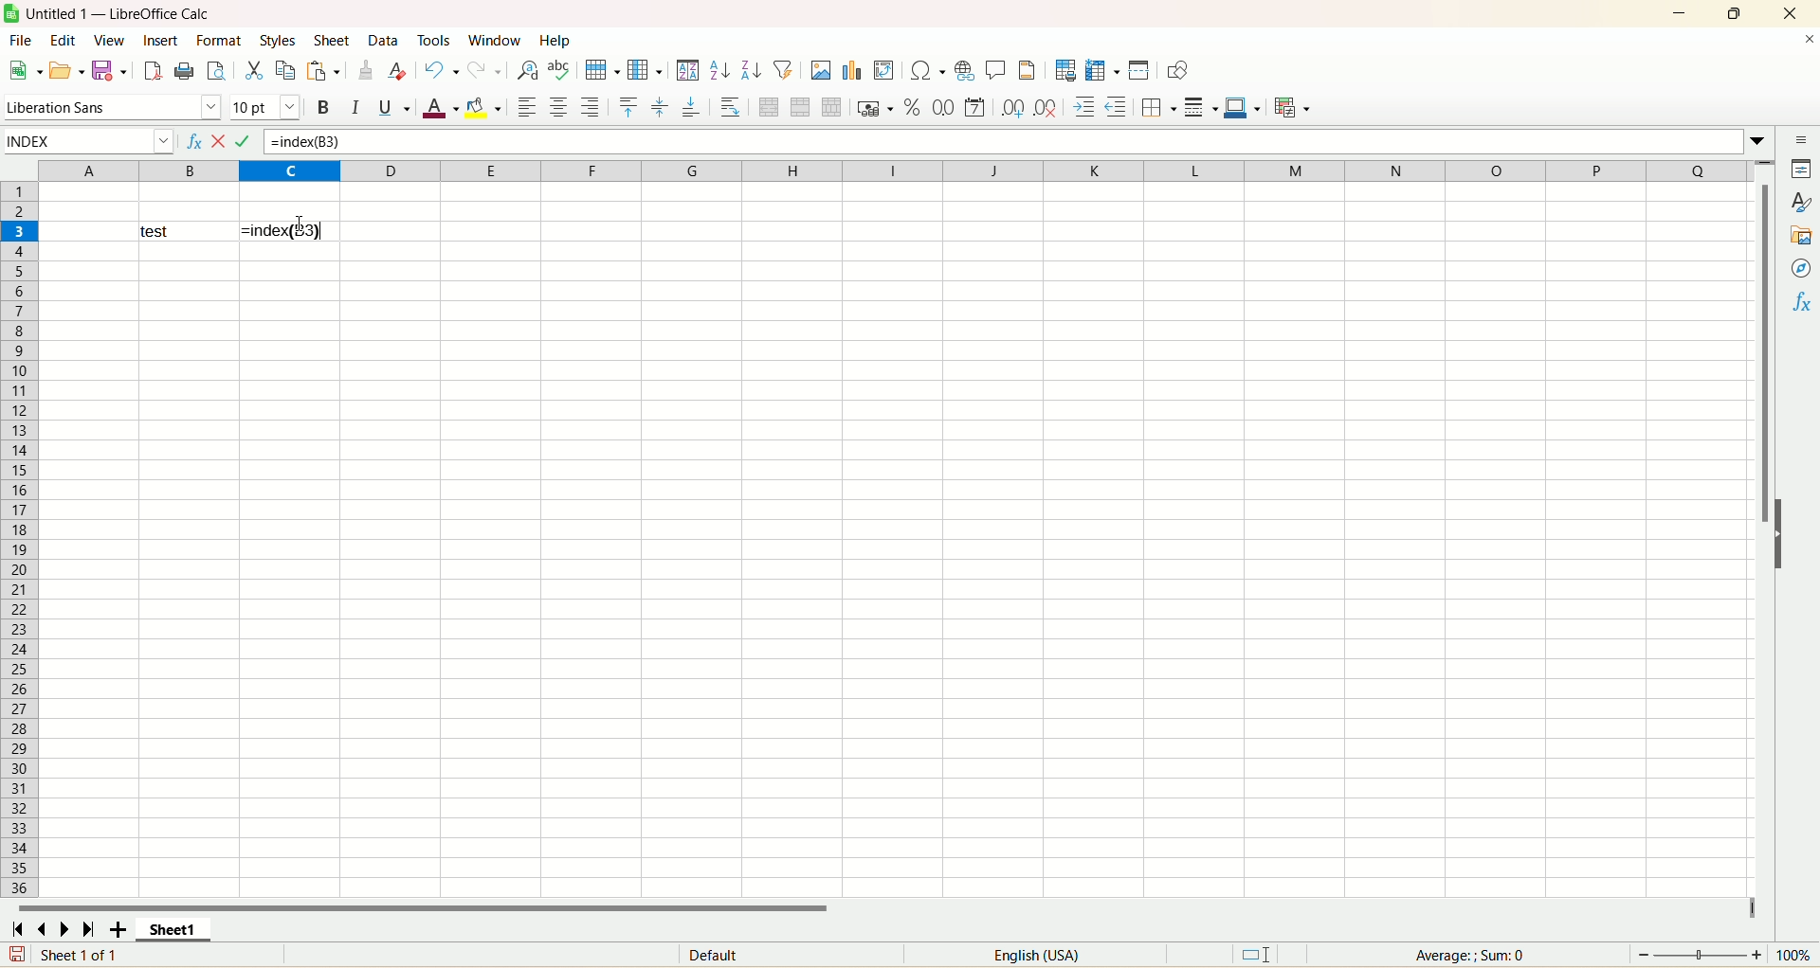 This screenshot has width=1820, height=968. What do you see at coordinates (1117, 107) in the screenshot?
I see `Decrease indent` at bounding box center [1117, 107].